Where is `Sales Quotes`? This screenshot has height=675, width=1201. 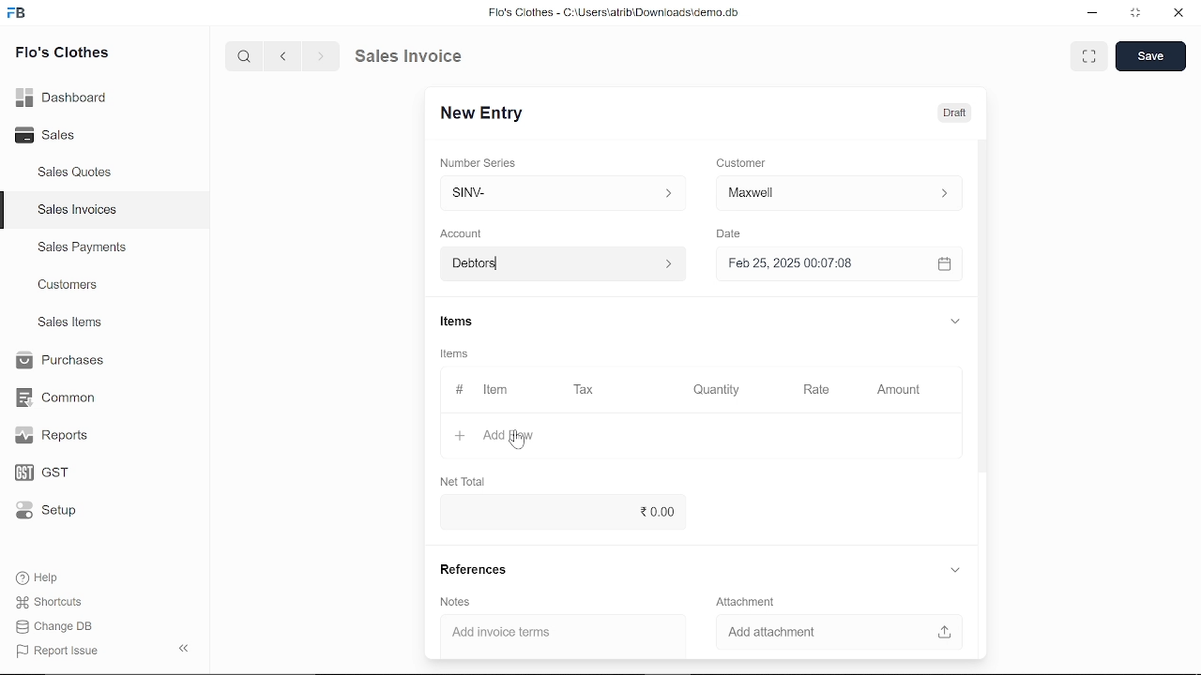
Sales Quotes is located at coordinates (77, 174).